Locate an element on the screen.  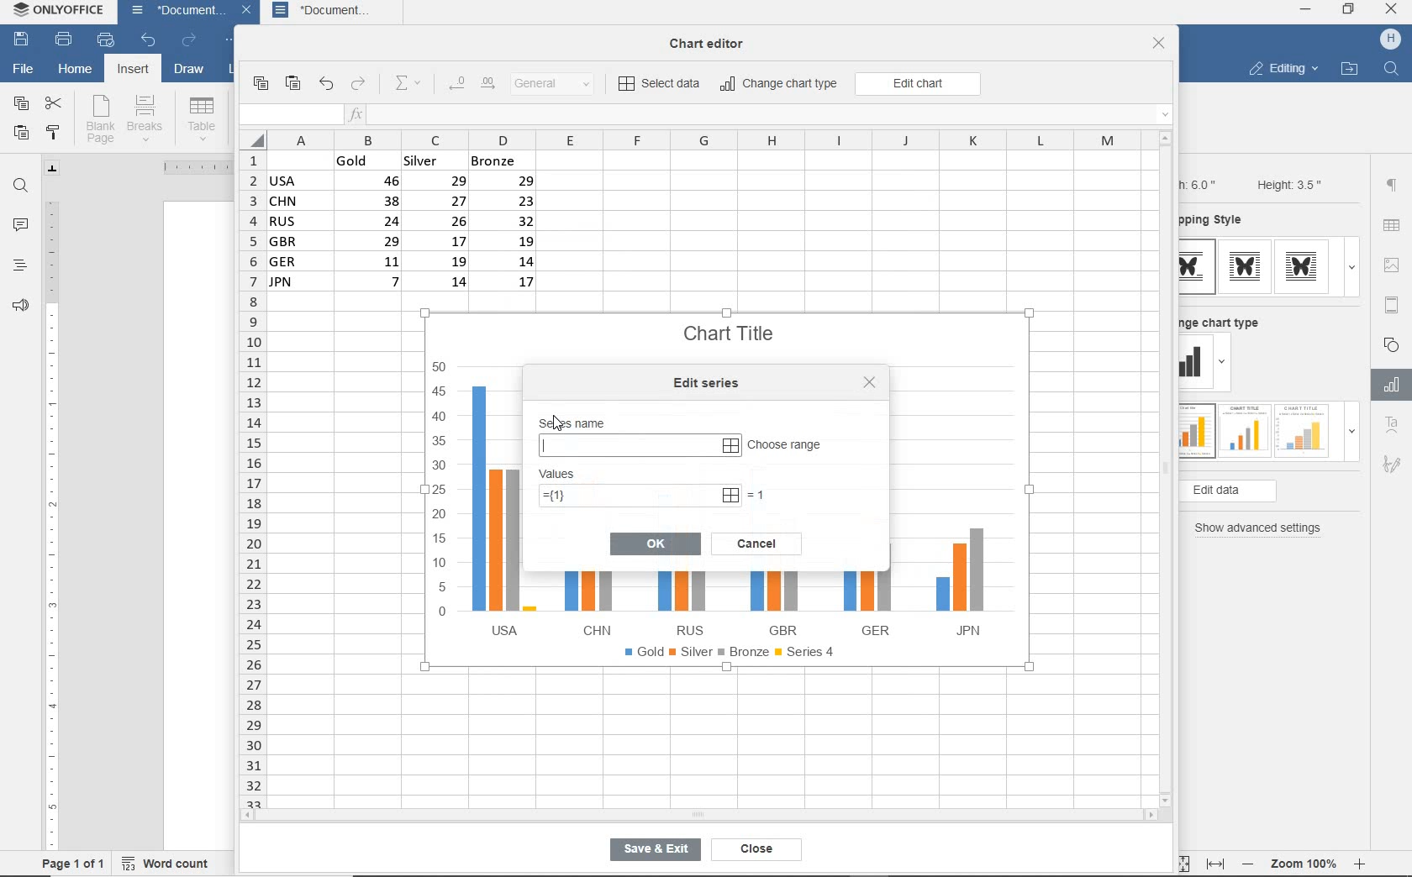
insert is located at coordinates (131, 71).